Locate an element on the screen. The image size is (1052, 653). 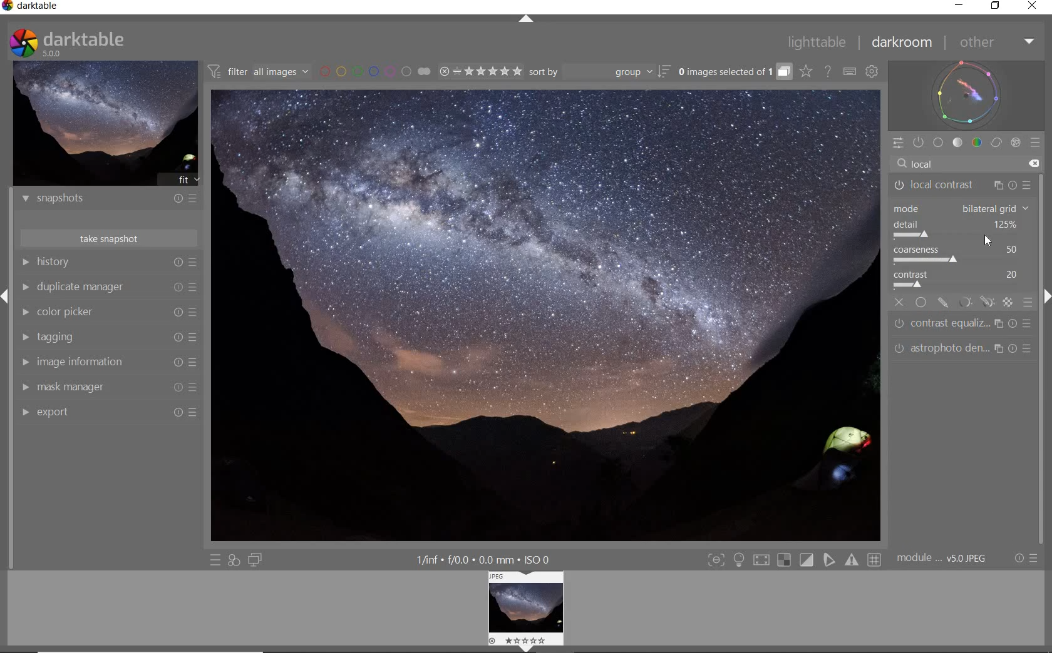
contrast slider is located at coordinates (927, 285).